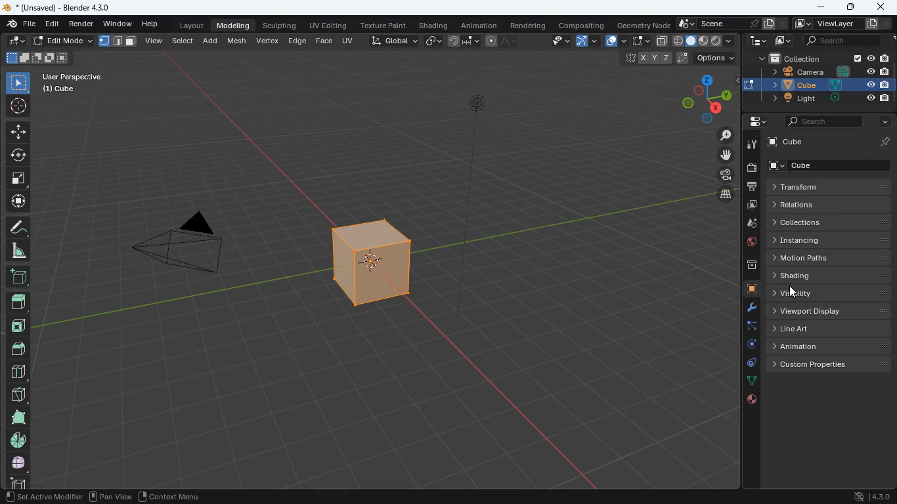 The height and width of the screenshot is (504, 897). I want to click on view, so click(154, 41).